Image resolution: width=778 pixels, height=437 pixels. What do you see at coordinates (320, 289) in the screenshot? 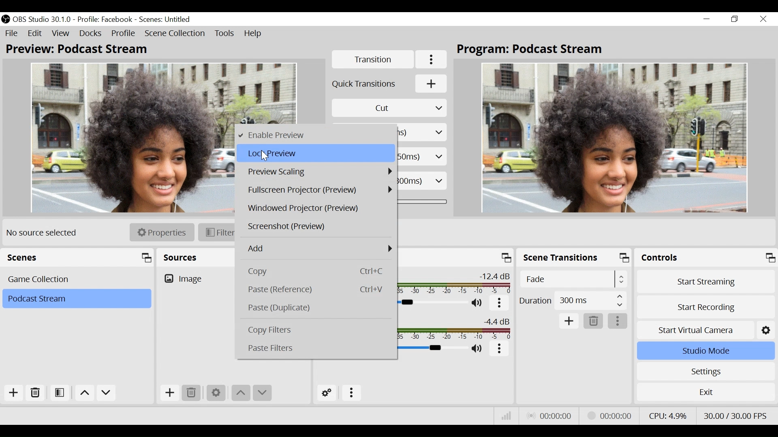
I see `Paste (Reference)` at bounding box center [320, 289].